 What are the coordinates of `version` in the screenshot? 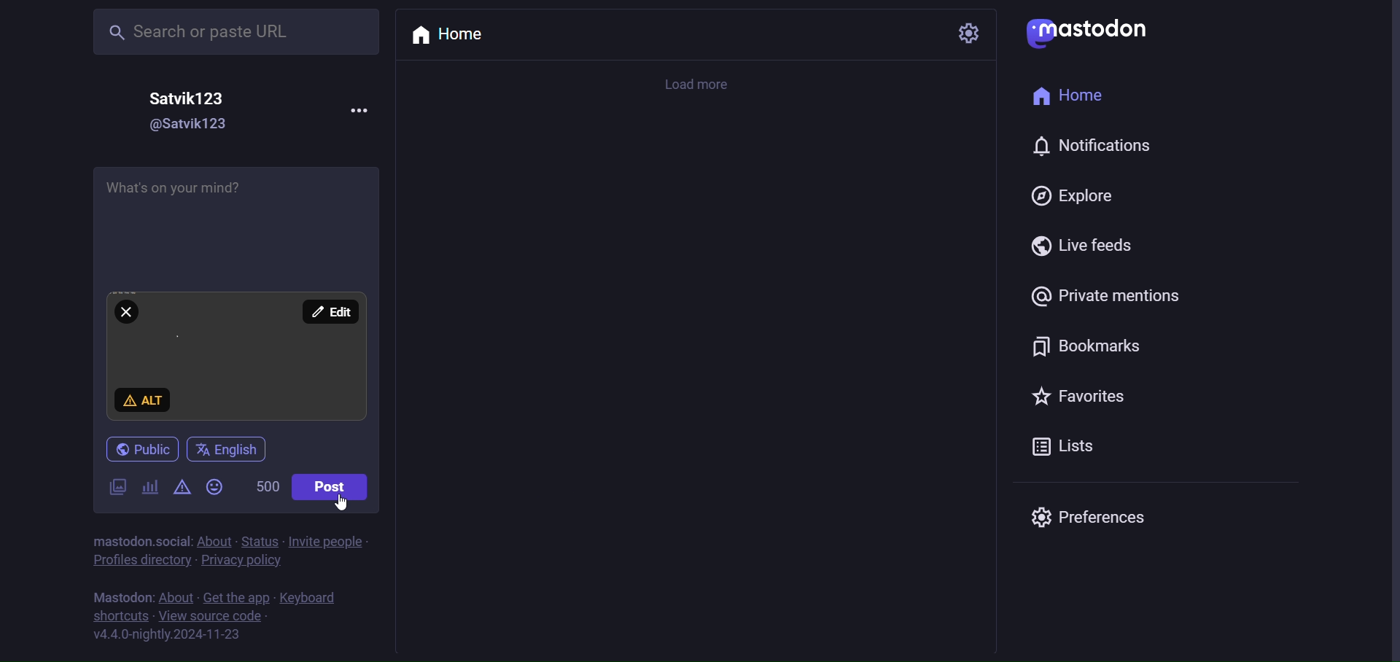 It's located at (166, 636).